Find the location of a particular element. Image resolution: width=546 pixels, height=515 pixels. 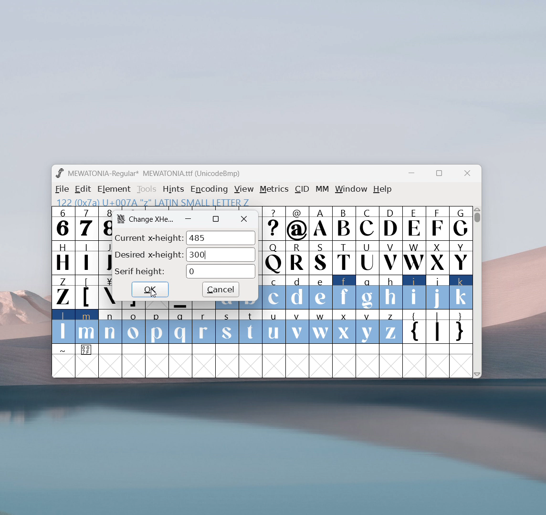

G is located at coordinates (461, 223).